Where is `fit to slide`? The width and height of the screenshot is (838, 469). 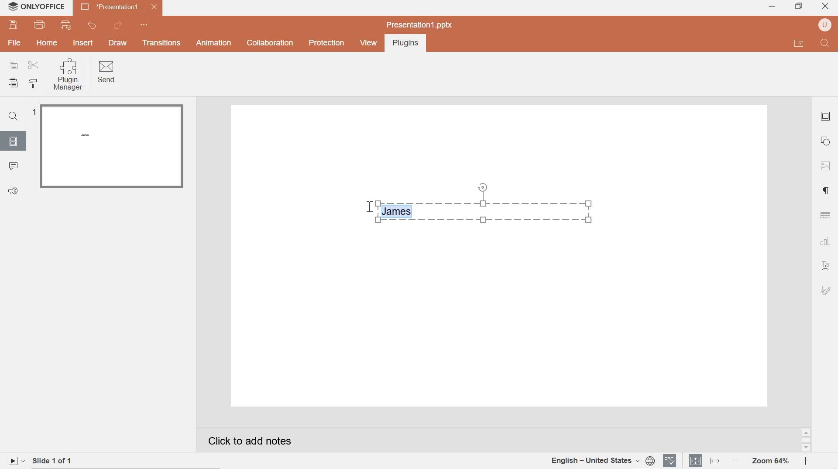
fit to slide is located at coordinates (695, 461).